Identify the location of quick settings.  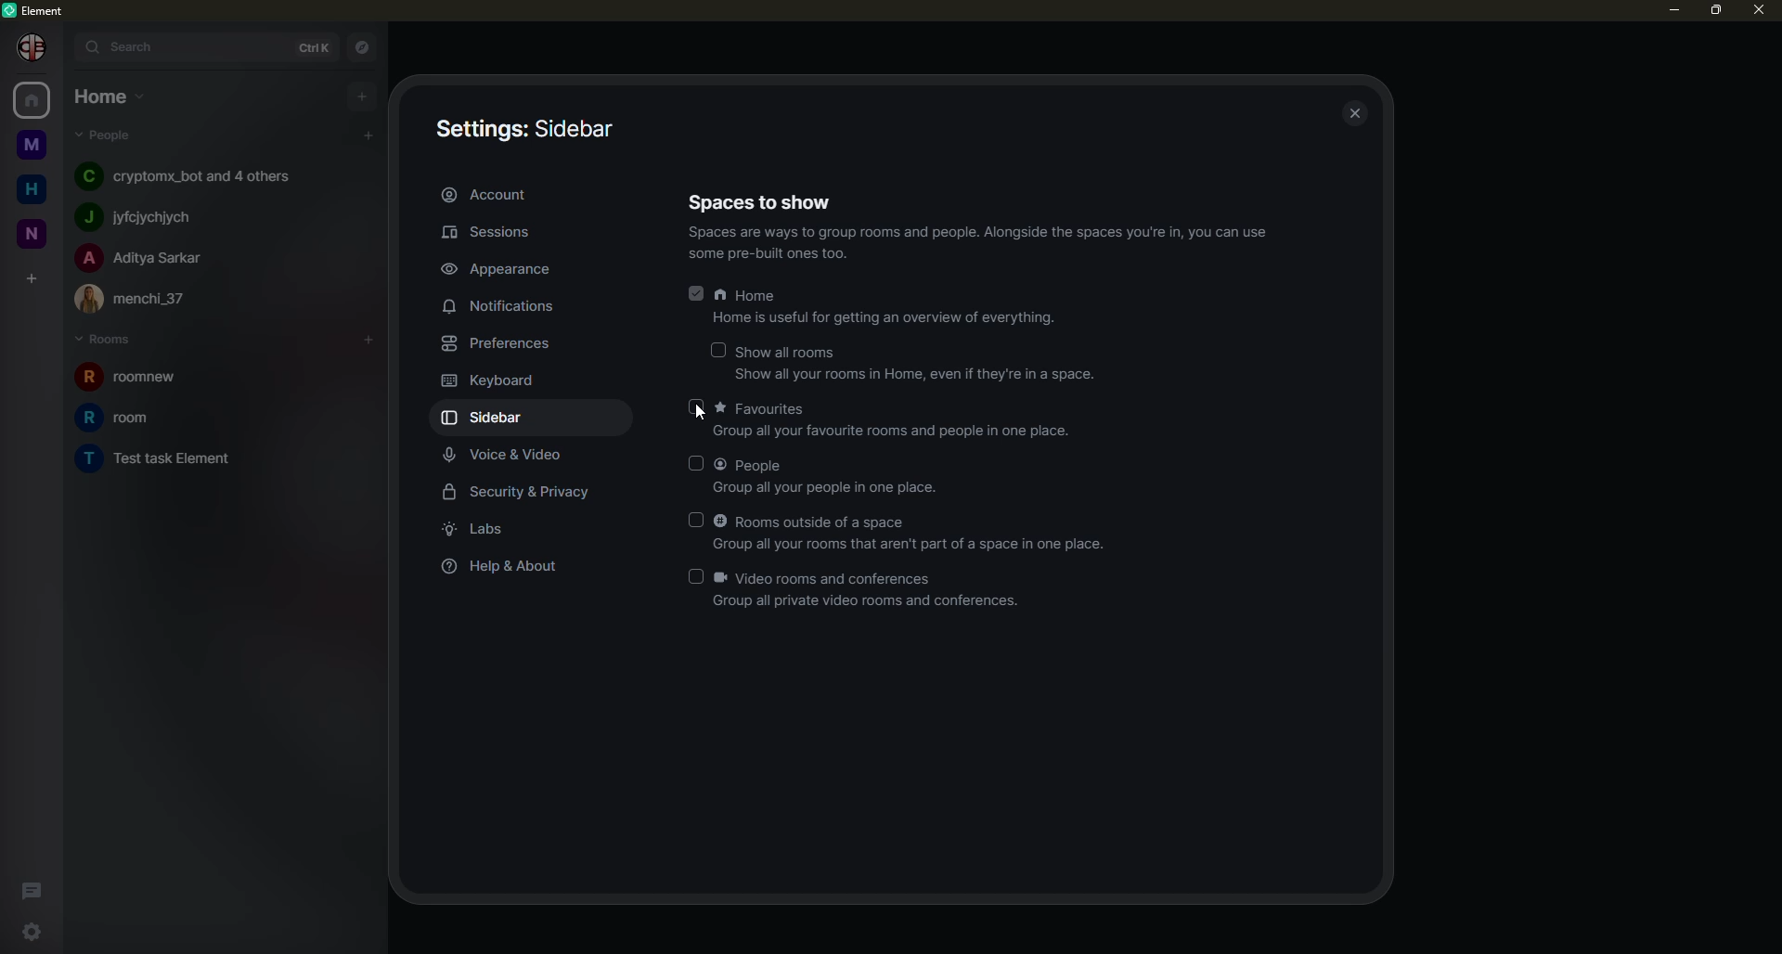
(34, 930).